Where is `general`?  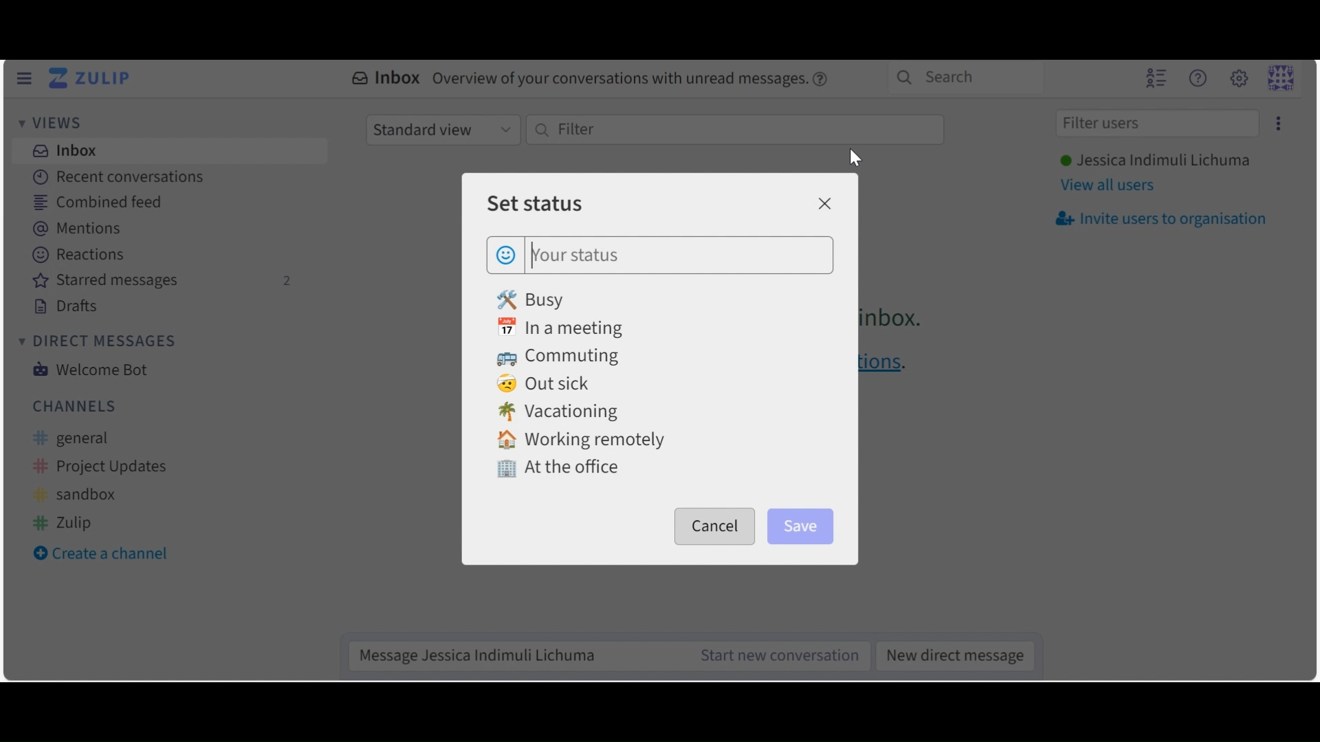
general is located at coordinates (81, 439).